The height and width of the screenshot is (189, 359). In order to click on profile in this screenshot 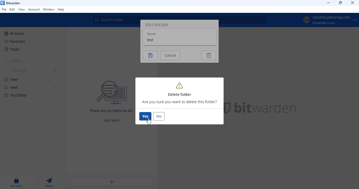, I will do `click(326, 20)`.